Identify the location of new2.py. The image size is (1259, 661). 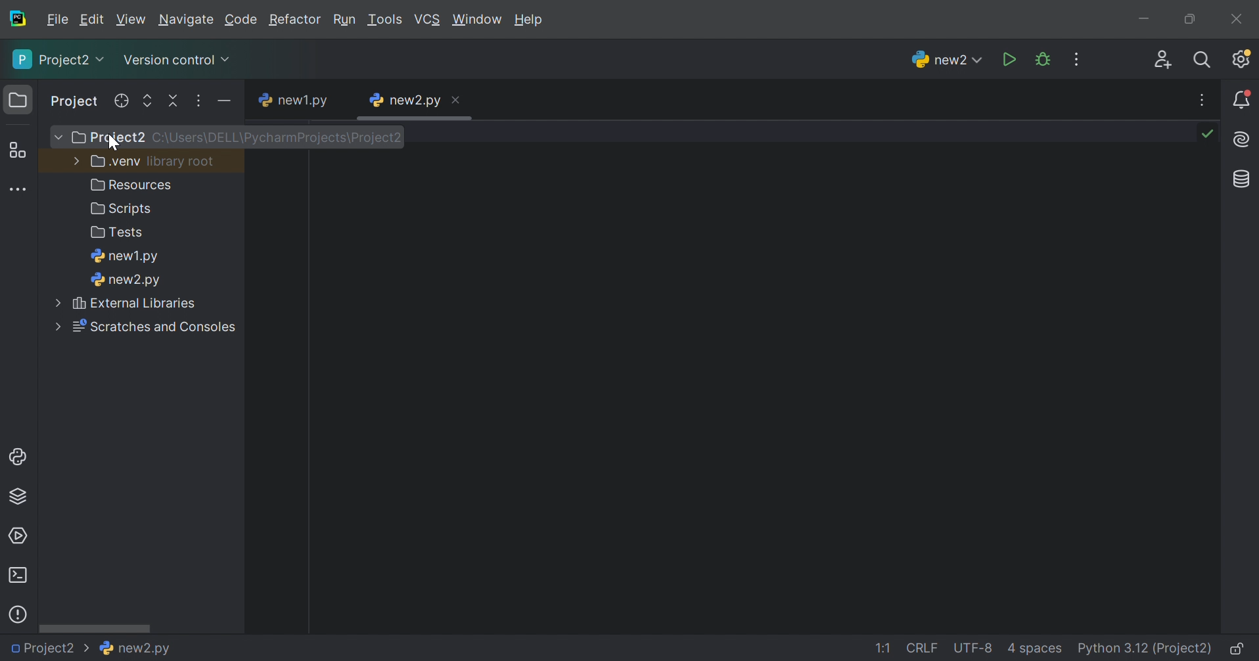
(126, 281).